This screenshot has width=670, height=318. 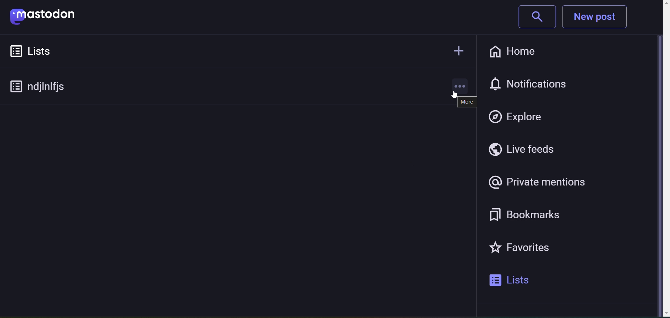 I want to click on search bar, so click(x=533, y=18).